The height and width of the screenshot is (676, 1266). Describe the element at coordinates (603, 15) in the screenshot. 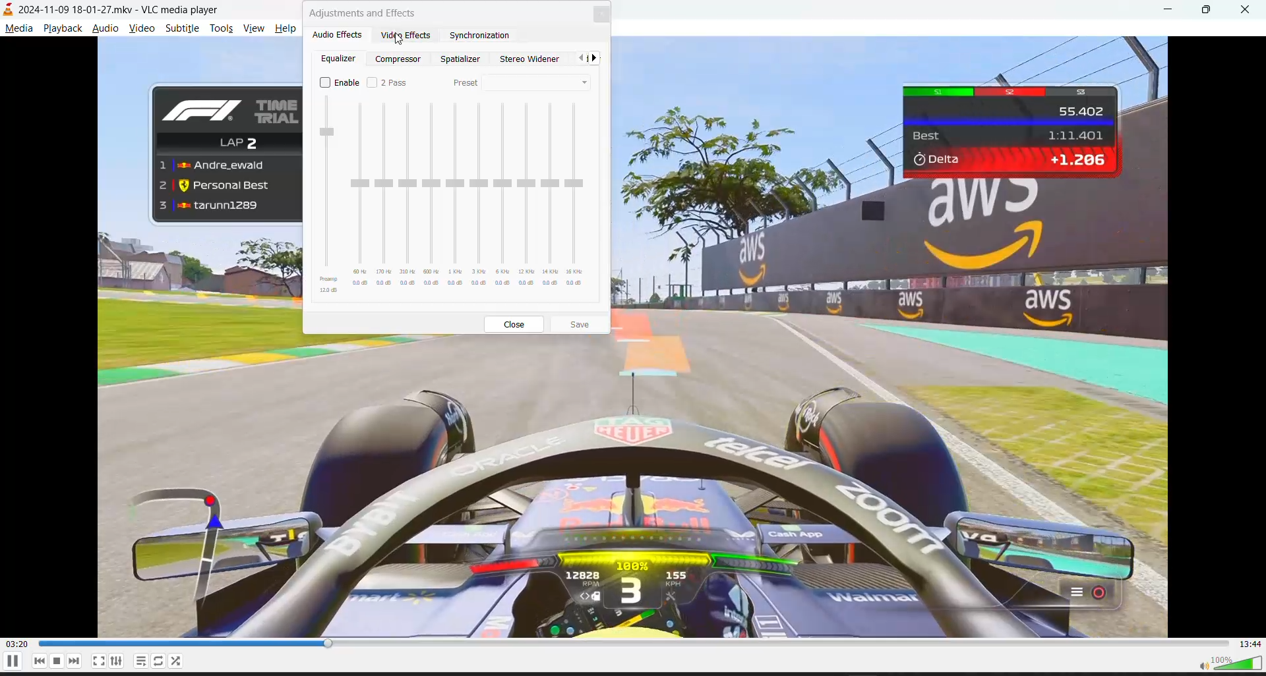

I see `close` at that location.